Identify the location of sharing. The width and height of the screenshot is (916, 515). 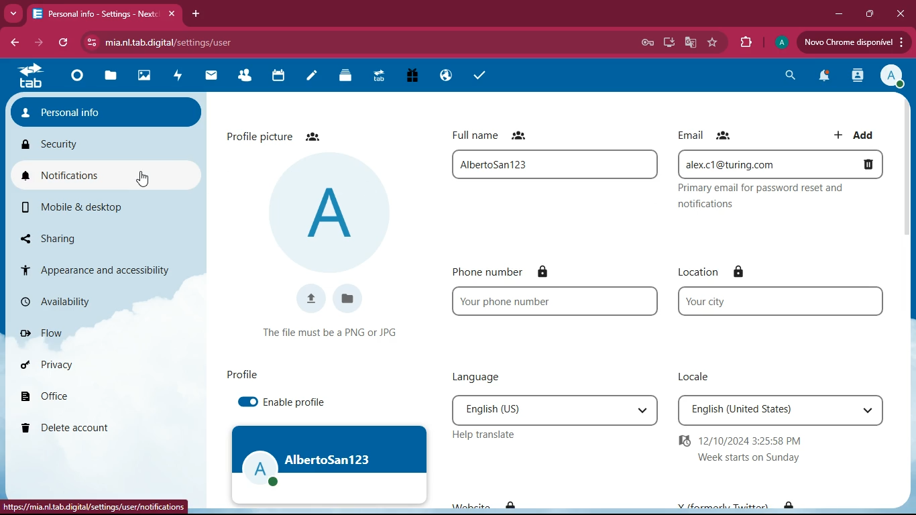
(89, 235).